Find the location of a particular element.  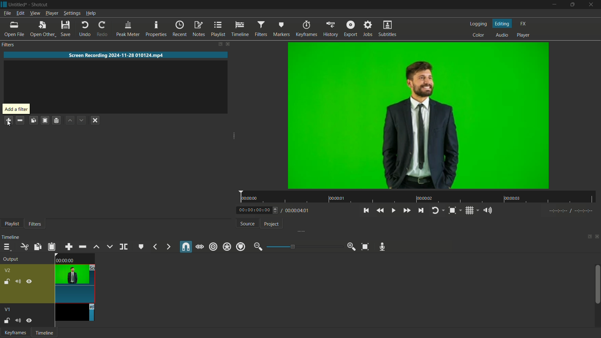

Cursor is located at coordinates (8, 124).